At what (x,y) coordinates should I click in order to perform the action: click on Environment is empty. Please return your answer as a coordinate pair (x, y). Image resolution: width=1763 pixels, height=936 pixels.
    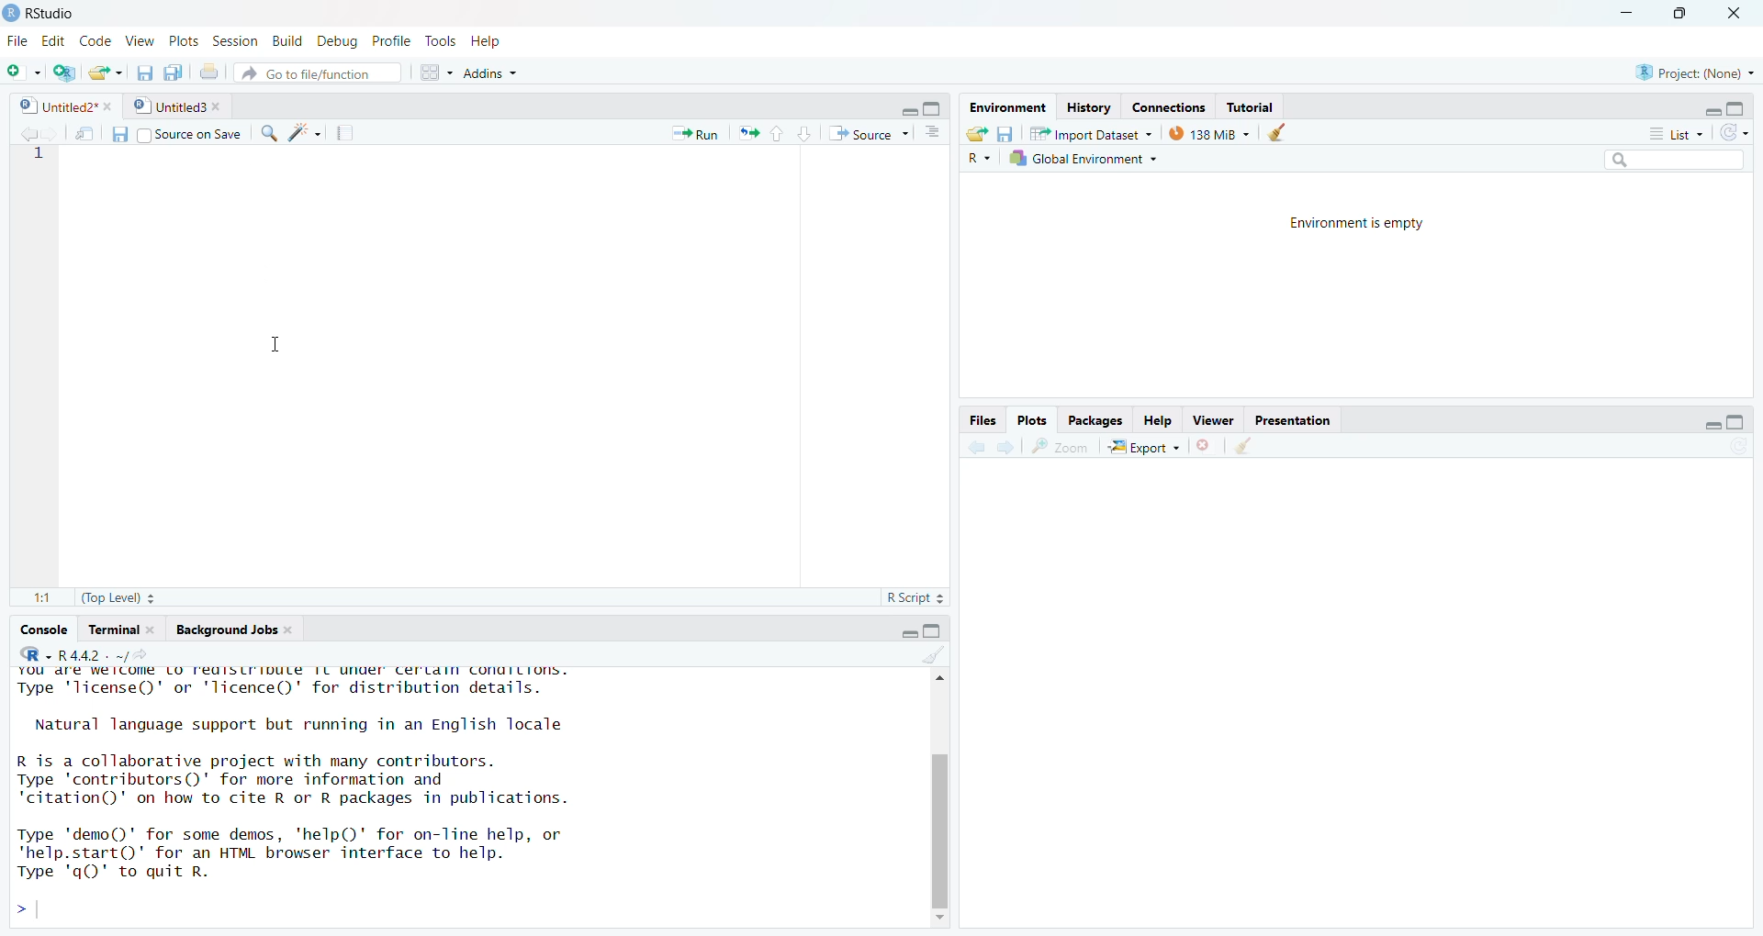
    Looking at the image, I should click on (1362, 287).